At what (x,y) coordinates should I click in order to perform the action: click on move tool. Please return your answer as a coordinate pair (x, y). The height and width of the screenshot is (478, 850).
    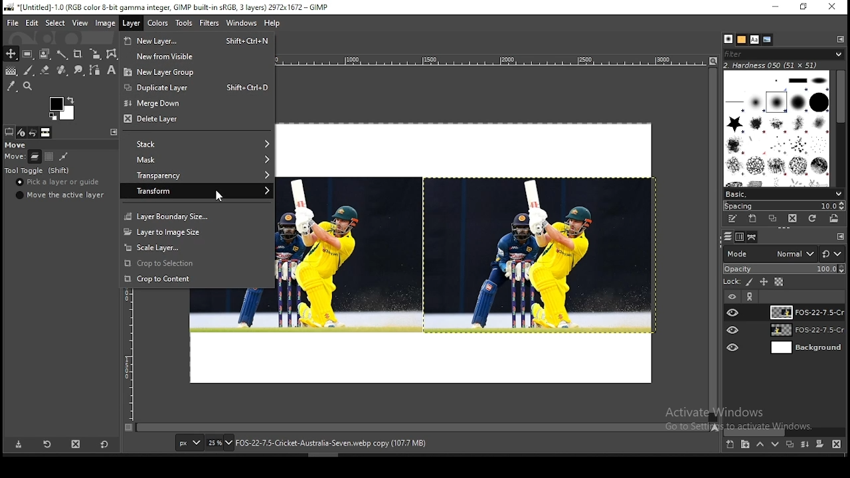
    Looking at the image, I should click on (11, 54).